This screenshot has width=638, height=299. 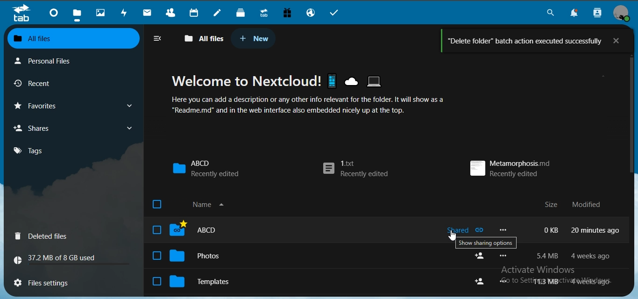 What do you see at coordinates (229, 231) in the screenshot?
I see `ABCD` at bounding box center [229, 231].